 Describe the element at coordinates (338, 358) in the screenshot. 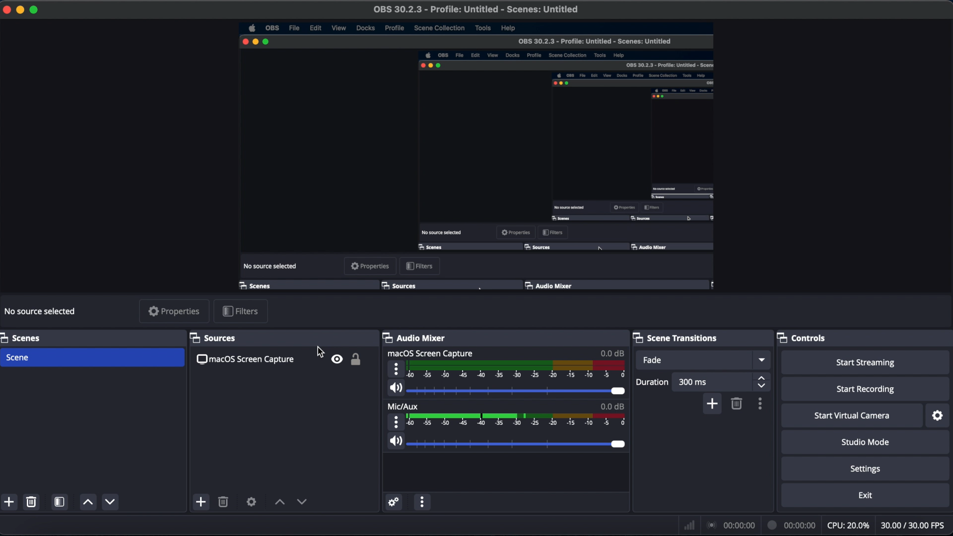

I see `visibility toggle` at that location.